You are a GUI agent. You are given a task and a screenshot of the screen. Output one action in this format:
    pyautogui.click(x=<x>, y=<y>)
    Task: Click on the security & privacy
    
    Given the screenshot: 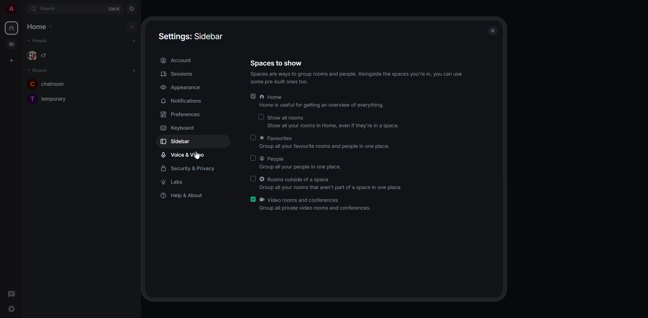 What is the action you would take?
    pyautogui.click(x=189, y=168)
    